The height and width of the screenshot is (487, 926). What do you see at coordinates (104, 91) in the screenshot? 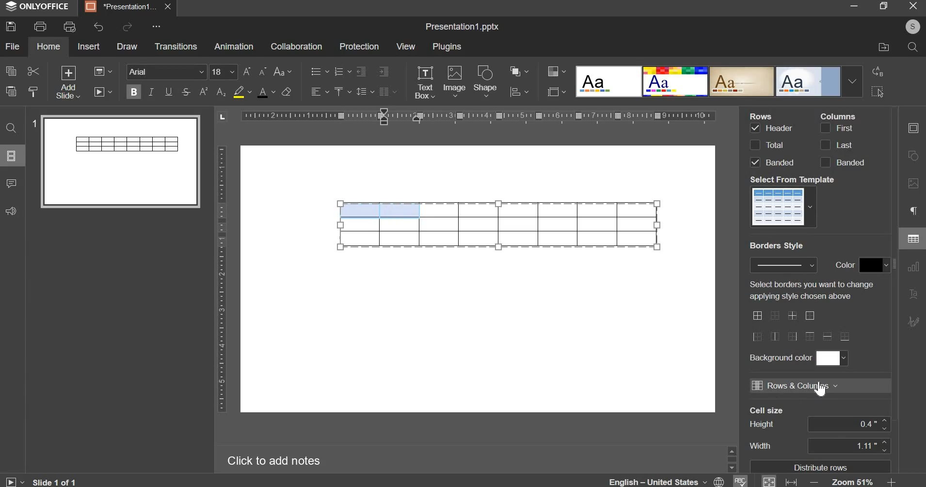
I see `slideshow` at bounding box center [104, 91].